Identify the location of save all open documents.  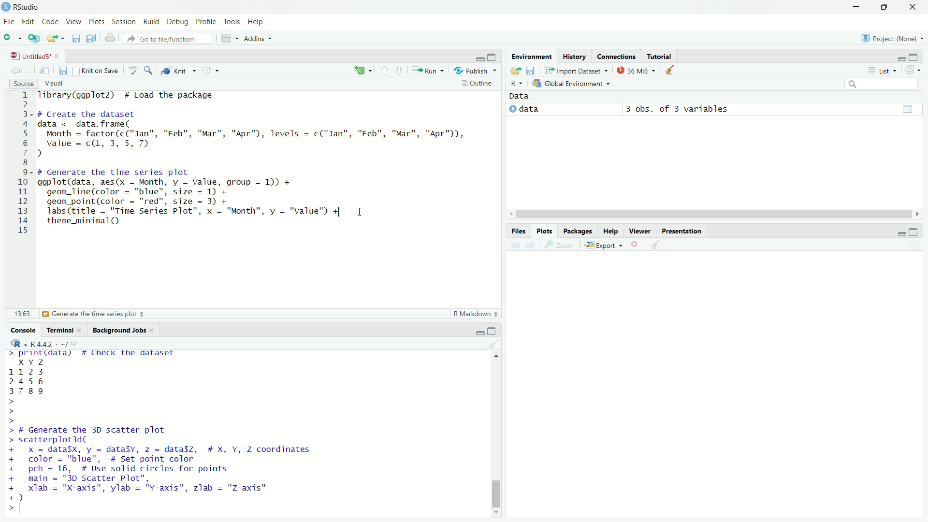
(91, 38).